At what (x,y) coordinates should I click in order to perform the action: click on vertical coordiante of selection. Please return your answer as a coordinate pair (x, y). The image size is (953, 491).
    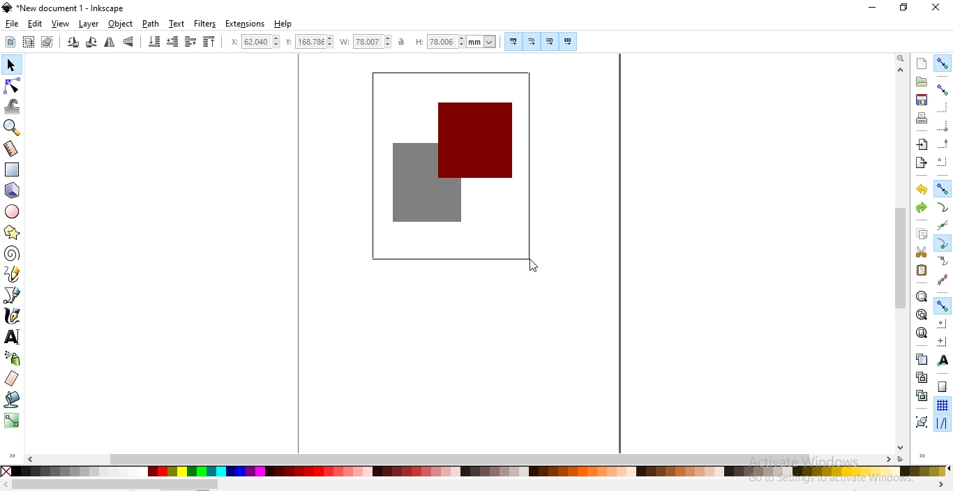
    Looking at the image, I should click on (310, 43).